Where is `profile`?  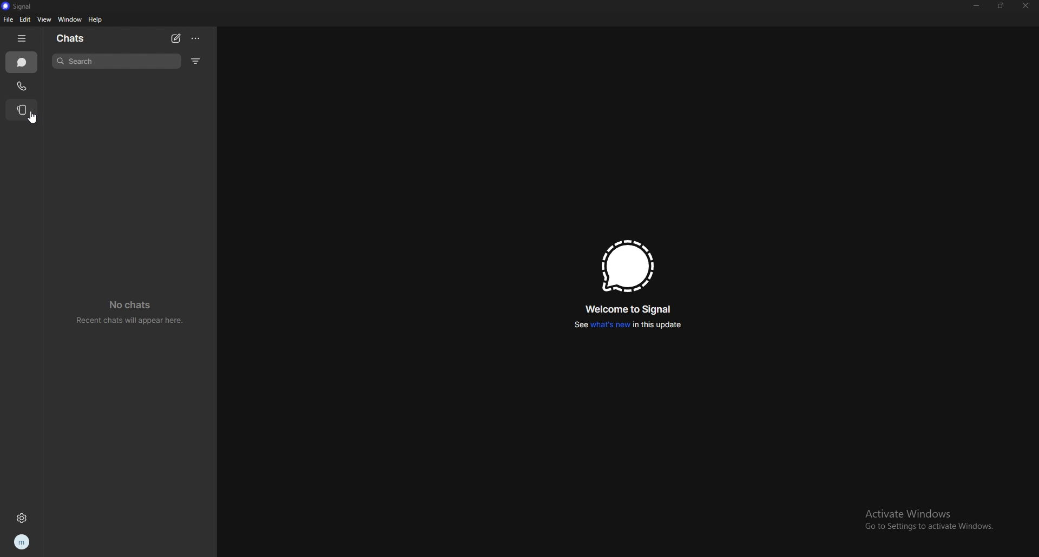 profile is located at coordinates (23, 541).